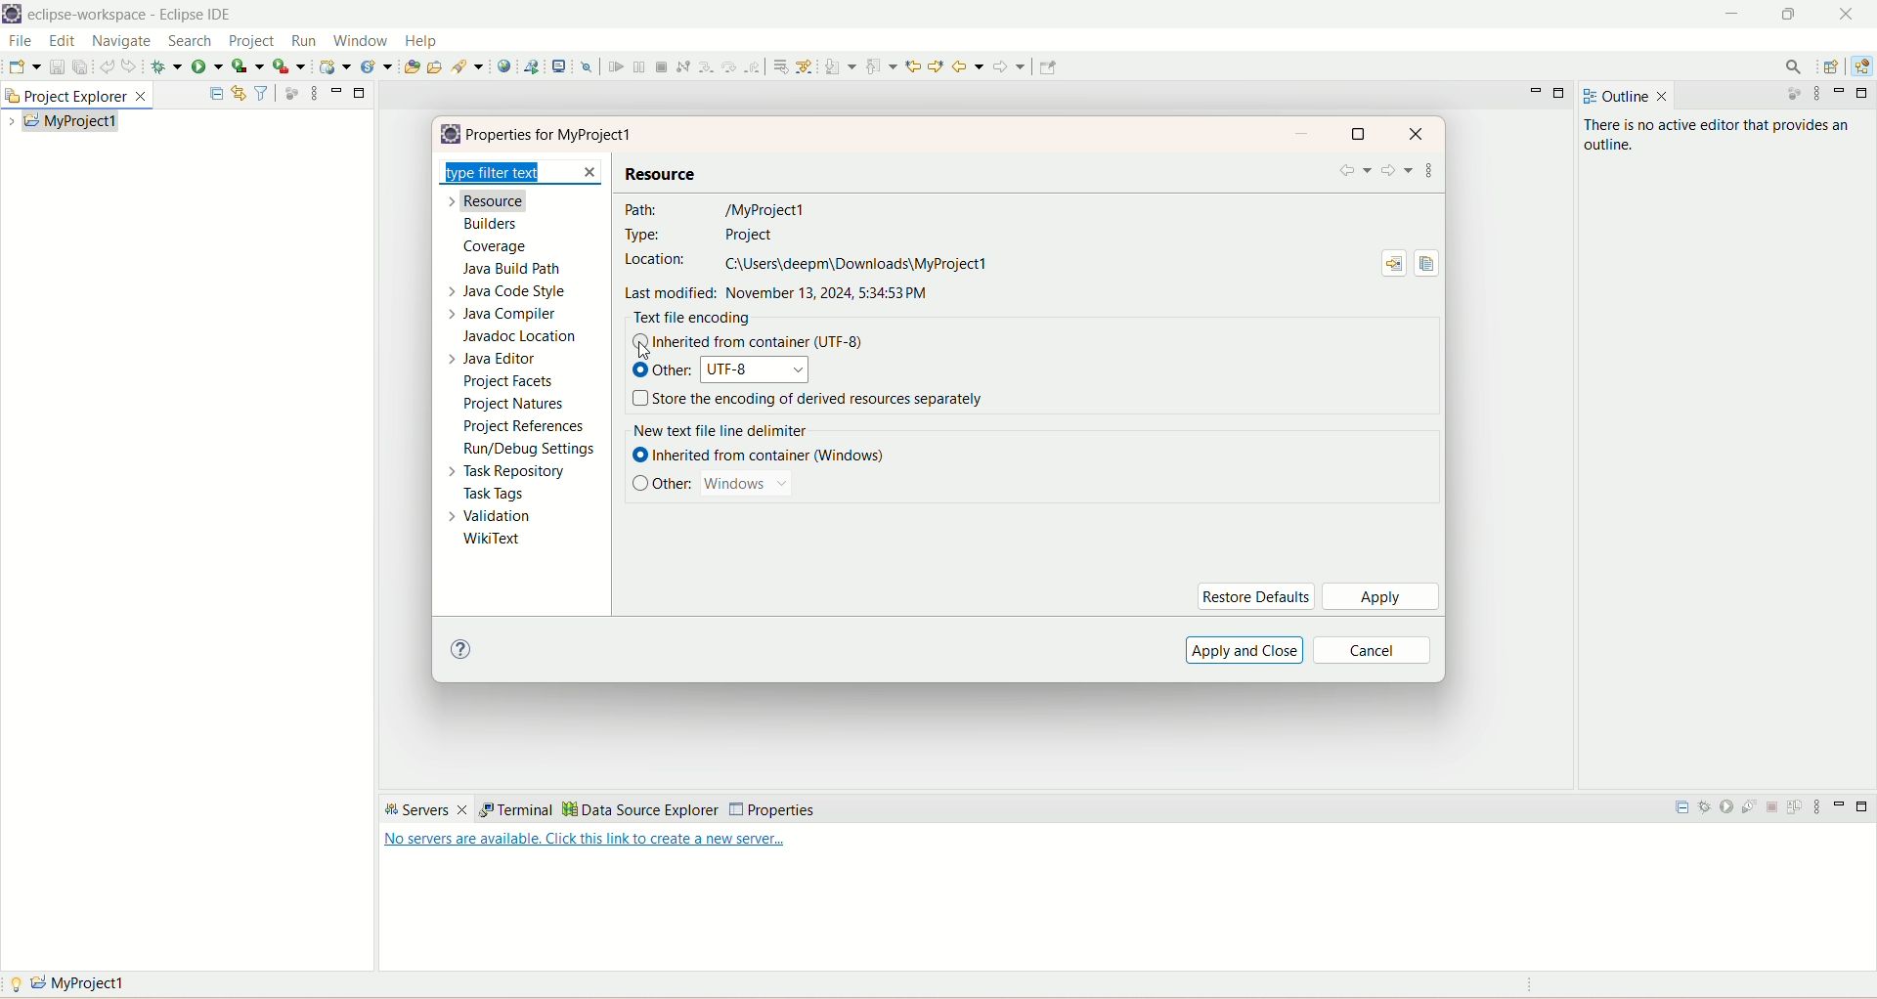  Describe the element at coordinates (1787, 16) in the screenshot. I see `maximize` at that location.